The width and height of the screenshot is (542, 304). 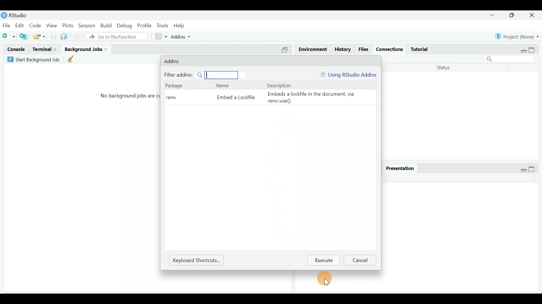 I want to click on Help, so click(x=180, y=26).